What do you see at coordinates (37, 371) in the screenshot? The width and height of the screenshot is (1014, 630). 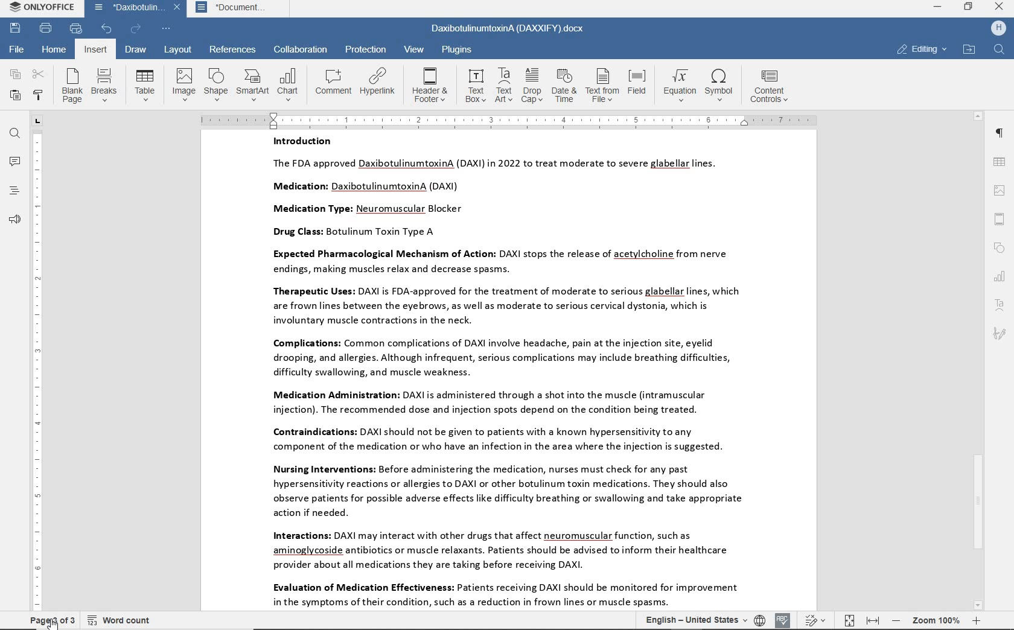 I see `ruler` at bounding box center [37, 371].